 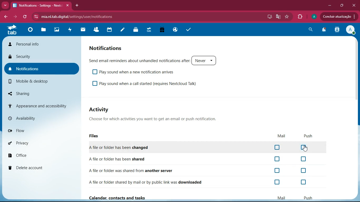 What do you see at coordinates (15, 17) in the screenshot?
I see `forward` at bounding box center [15, 17].